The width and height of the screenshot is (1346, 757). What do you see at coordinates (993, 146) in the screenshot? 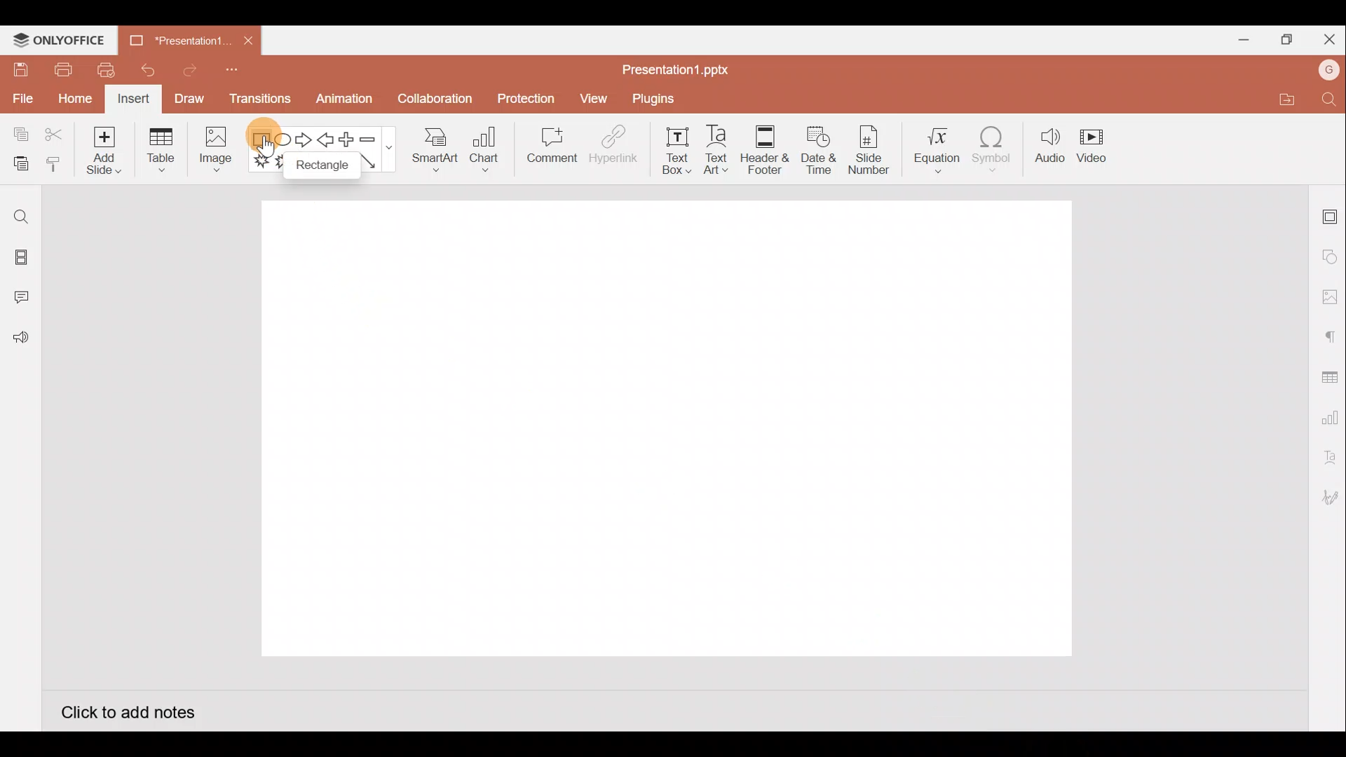
I see `Symbol` at bounding box center [993, 146].